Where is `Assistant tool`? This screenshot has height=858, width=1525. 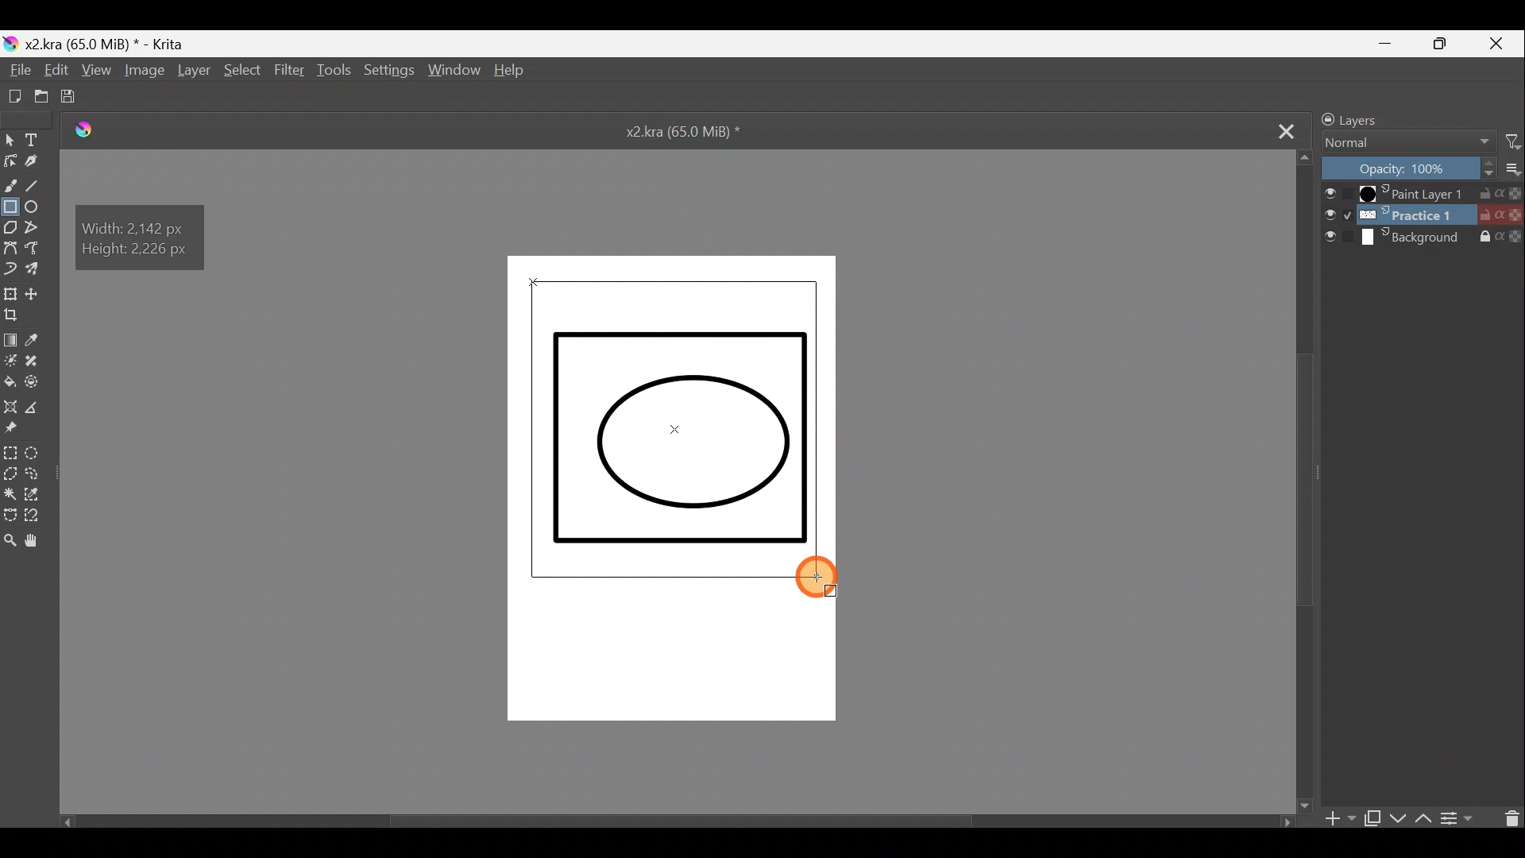 Assistant tool is located at coordinates (11, 404).